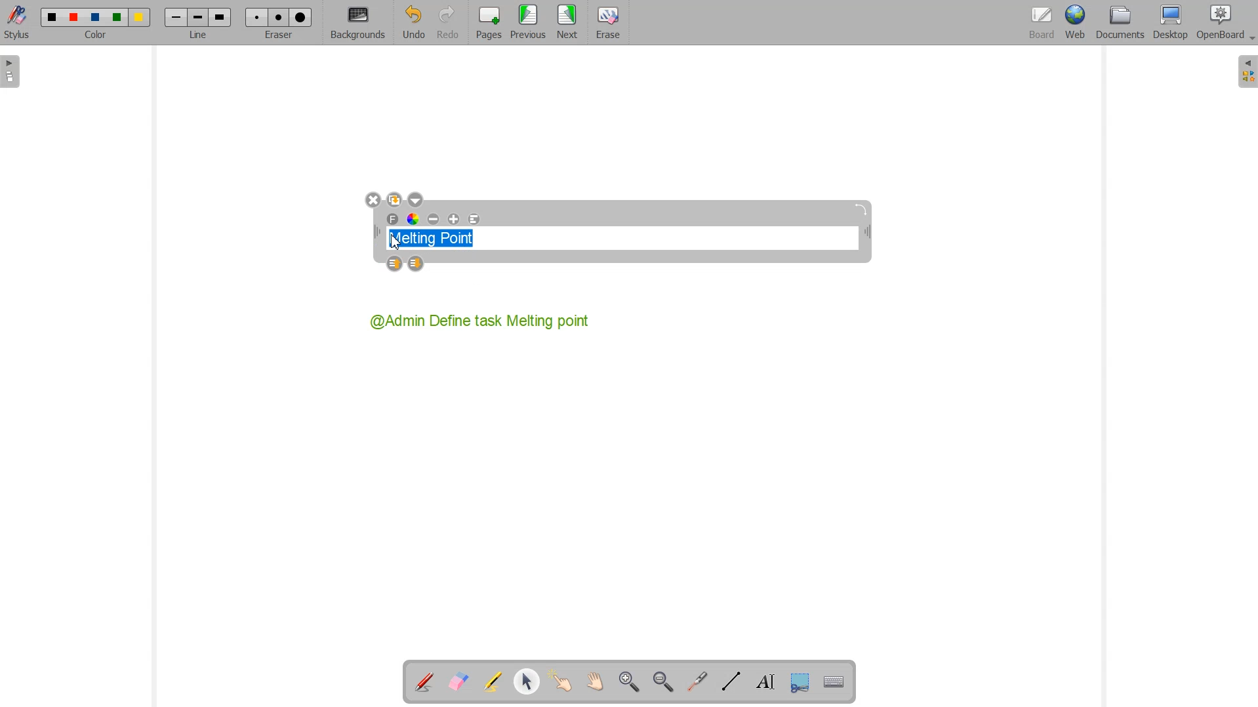  What do you see at coordinates (487, 23) in the screenshot?
I see `Pages` at bounding box center [487, 23].